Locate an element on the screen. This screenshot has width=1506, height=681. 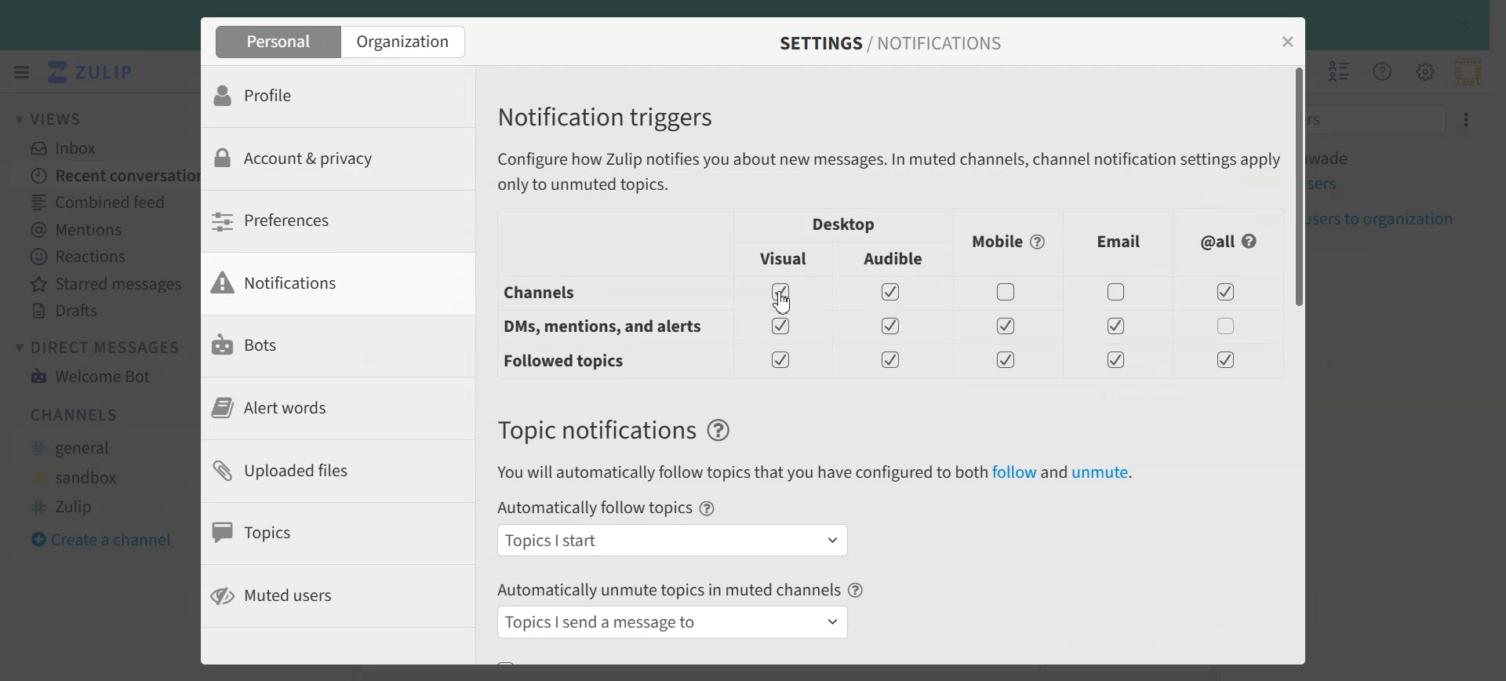
Help is located at coordinates (708, 508).